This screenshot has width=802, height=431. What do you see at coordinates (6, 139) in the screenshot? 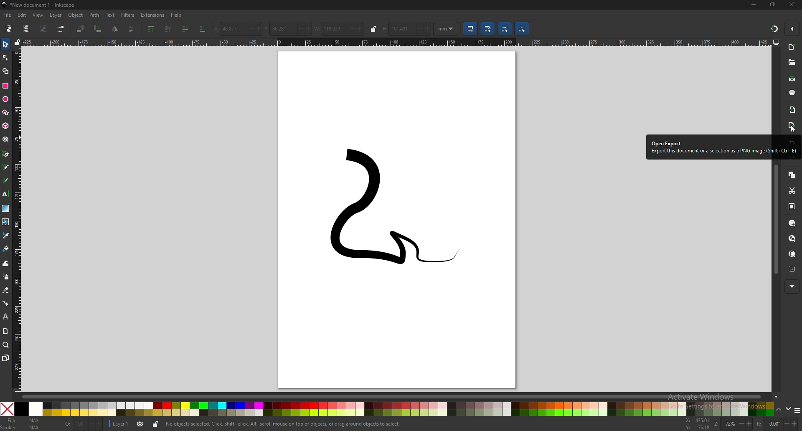
I see `spiral` at bounding box center [6, 139].